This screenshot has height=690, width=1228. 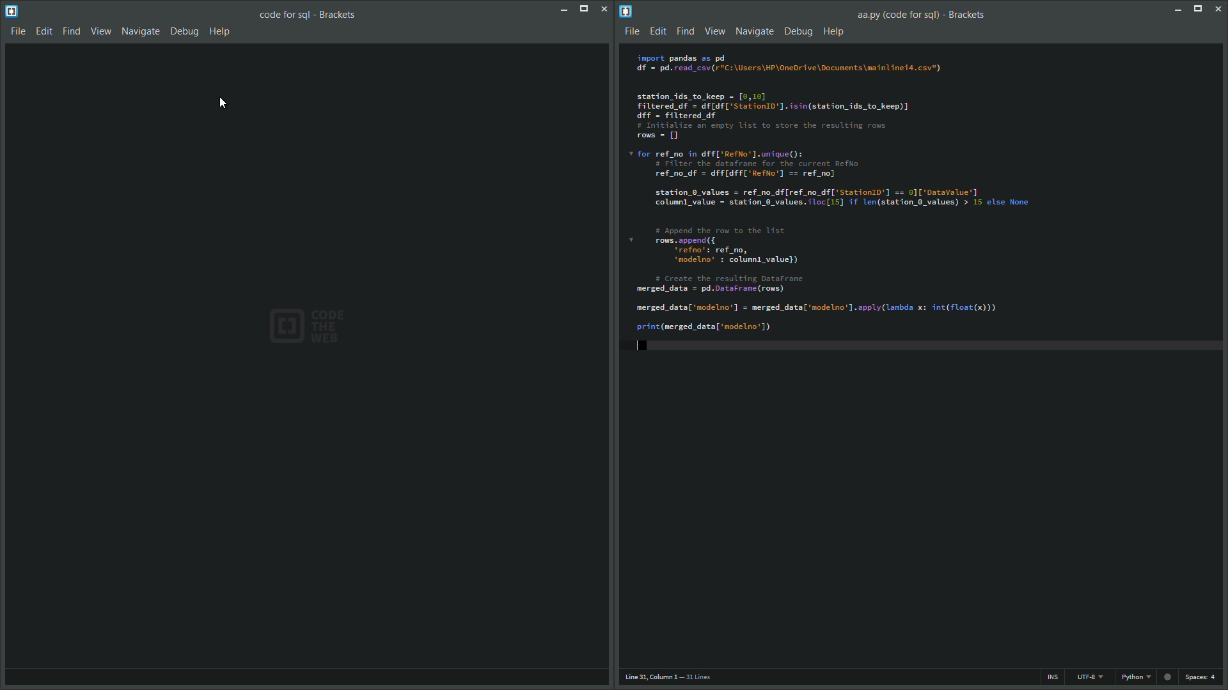 What do you see at coordinates (185, 32) in the screenshot?
I see `Debug` at bounding box center [185, 32].